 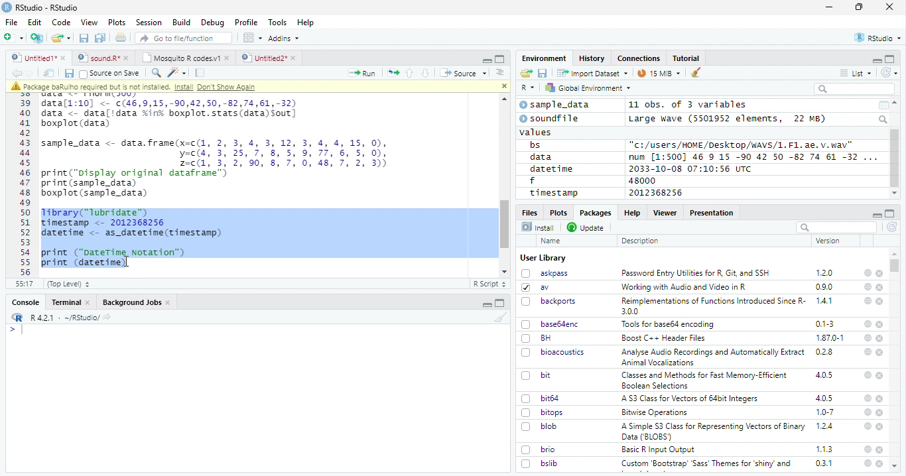 I want to click on File, so click(x=11, y=22).